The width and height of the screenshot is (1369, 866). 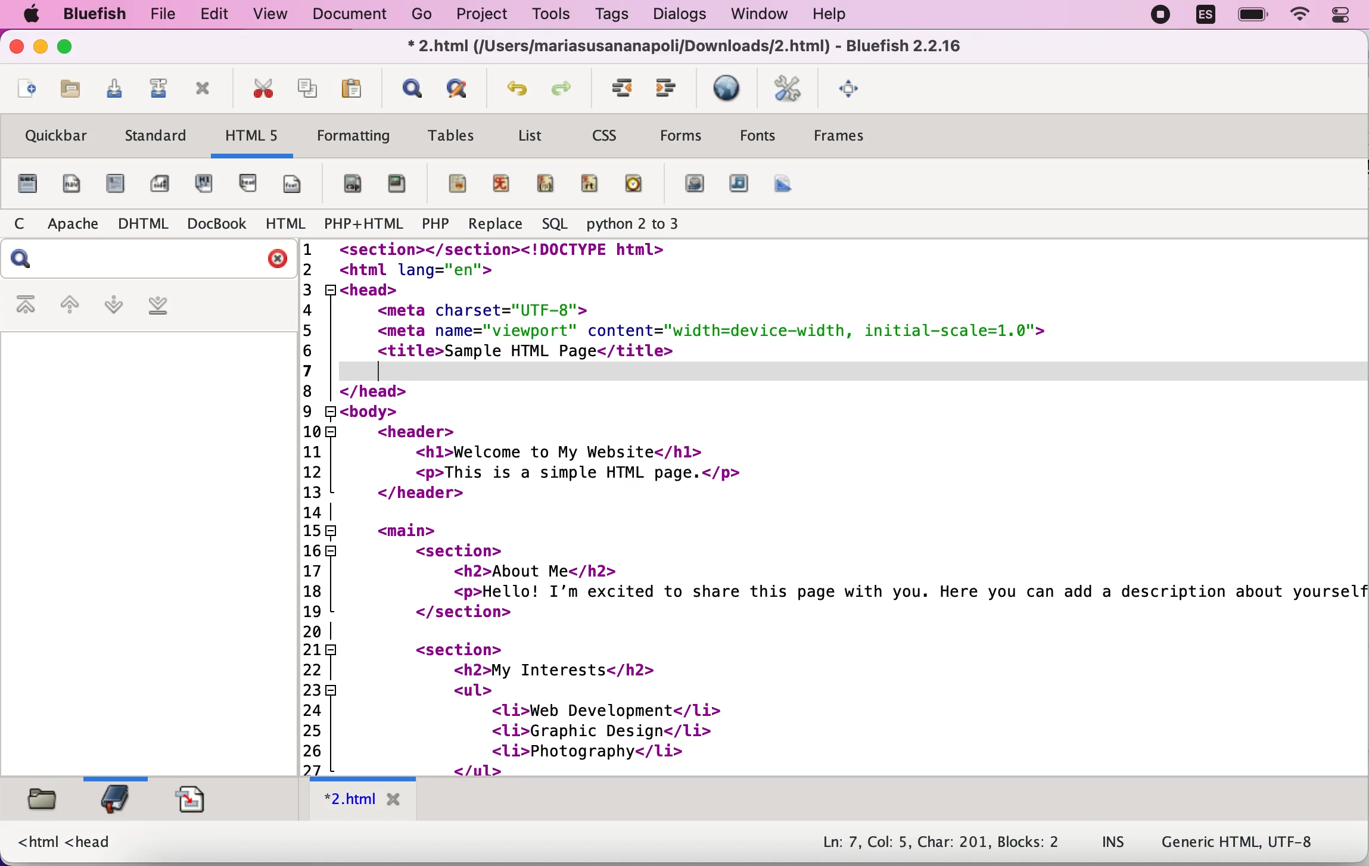 I want to click on paste, so click(x=351, y=88).